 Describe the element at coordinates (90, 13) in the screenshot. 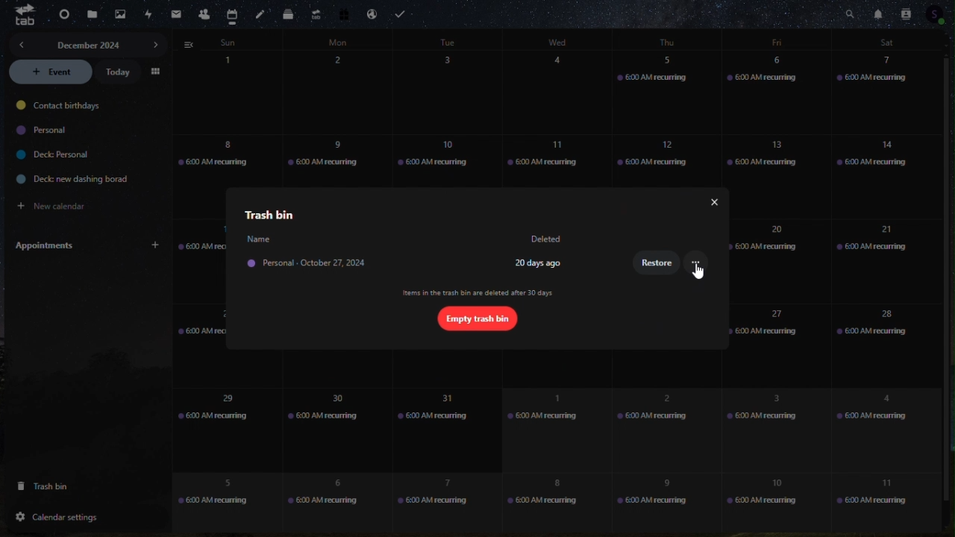

I see `files` at that location.